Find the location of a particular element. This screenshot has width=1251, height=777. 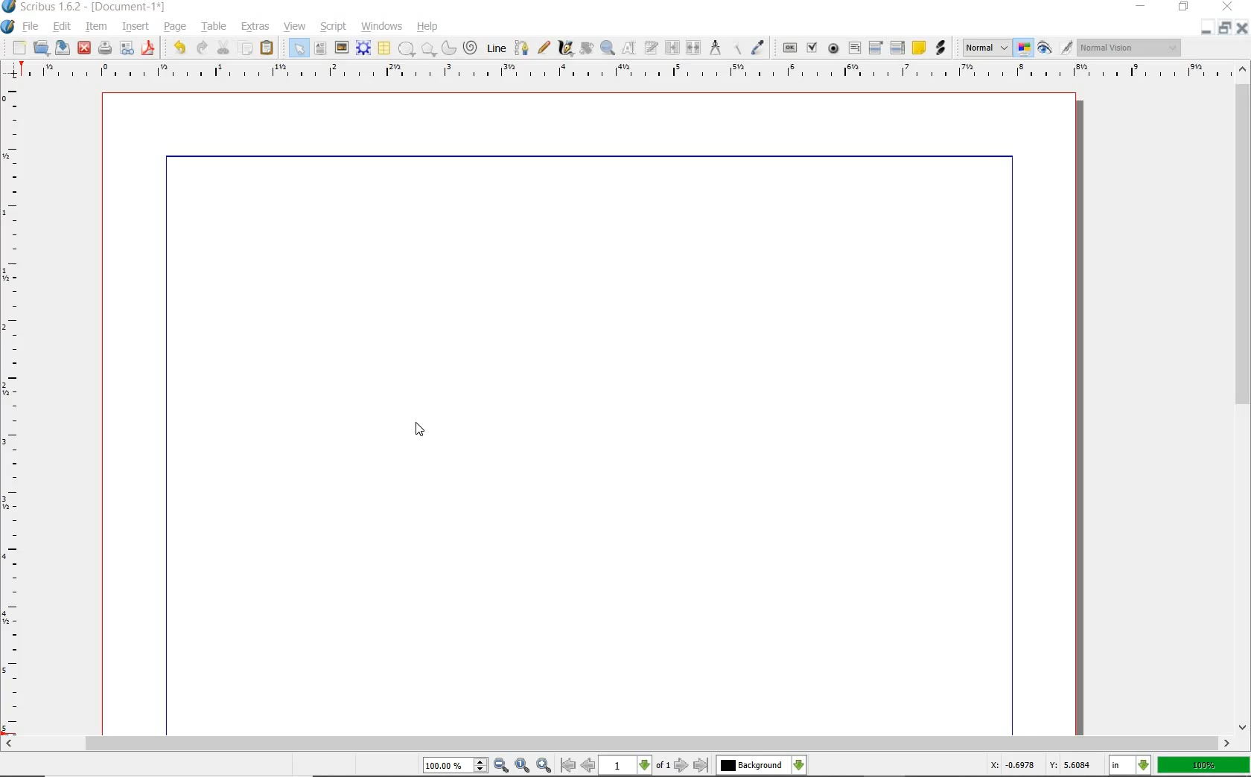

ROTATE ITEM is located at coordinates (585, 47).